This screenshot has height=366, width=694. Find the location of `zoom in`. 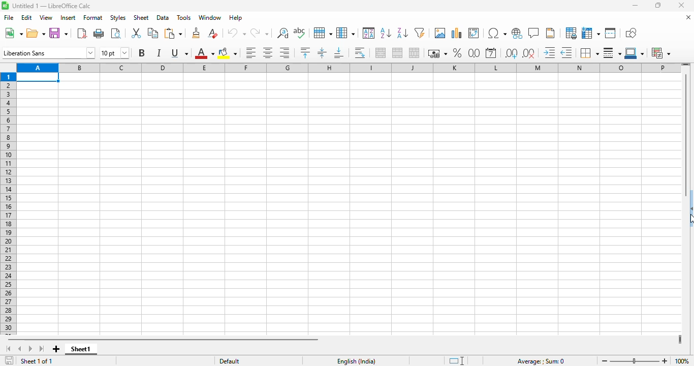

zoom in is located at coordinates (665, 361).